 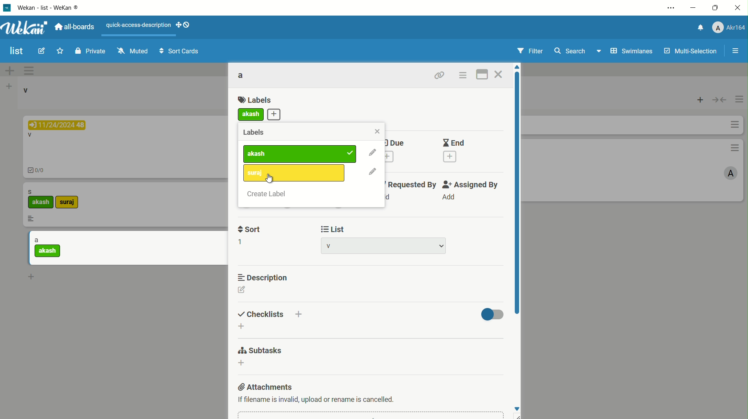 I want to click on edit, so click(x=374, y=152).